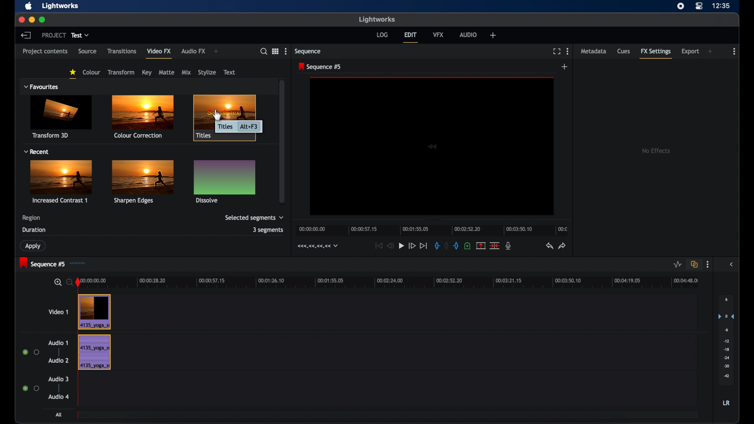  Describe the element at coordinates (80, 263) in the screenshot. I see `sequence icon` at that location.